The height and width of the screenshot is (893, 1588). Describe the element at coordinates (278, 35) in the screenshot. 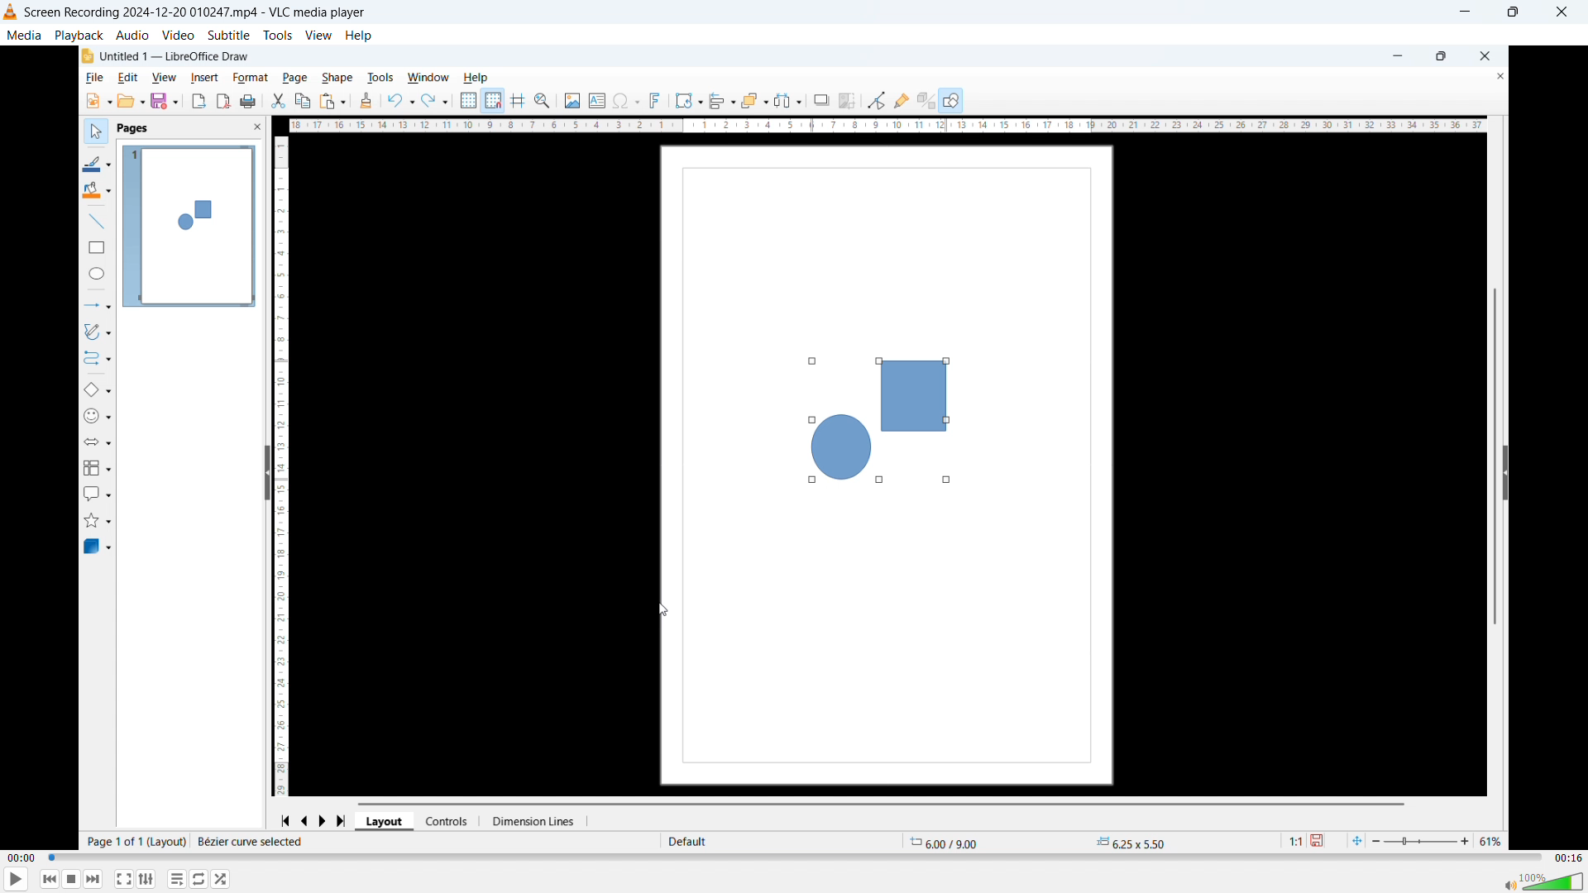

I see `Tools ` at that location.